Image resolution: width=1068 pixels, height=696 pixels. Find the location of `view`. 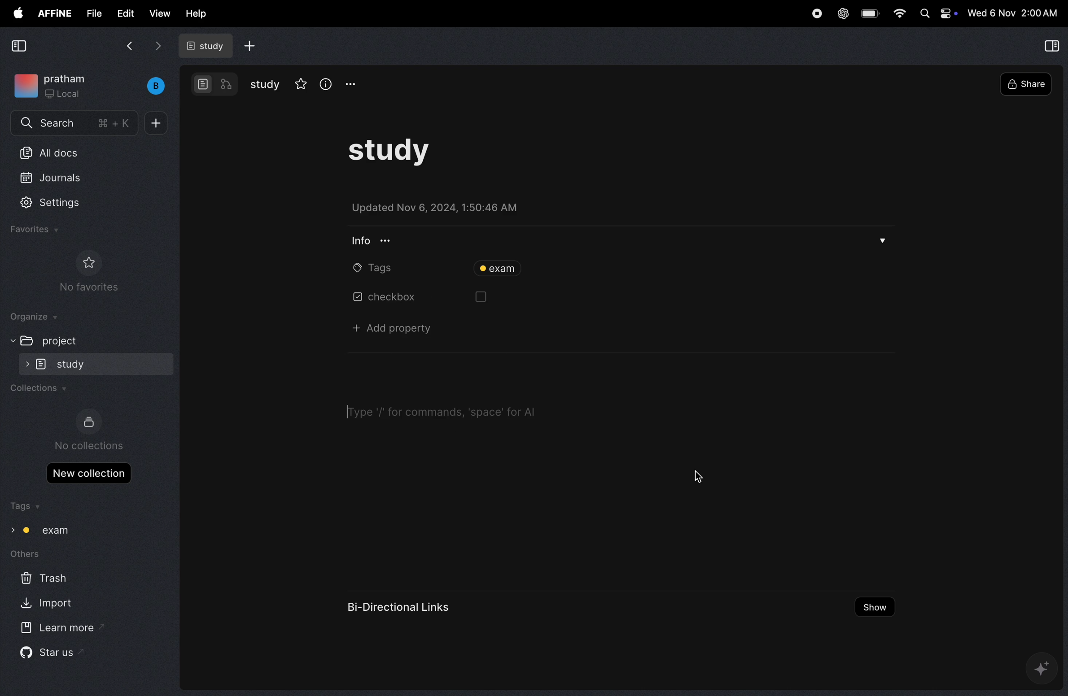

view is located at coordinates (160, 14).